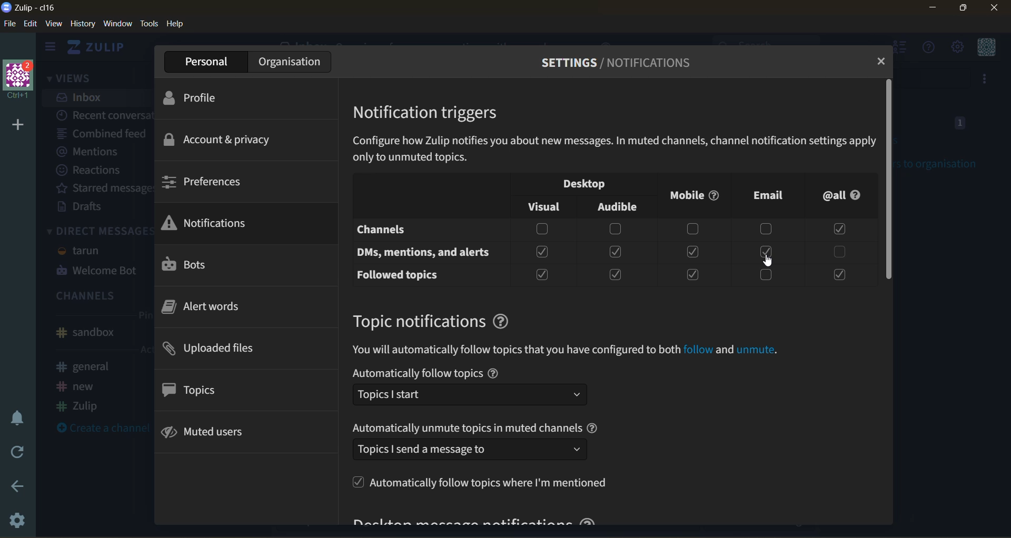  What do you see at coordinates (82, 25) in the screenshot?
I see `history` at bounding box center [82, 25].